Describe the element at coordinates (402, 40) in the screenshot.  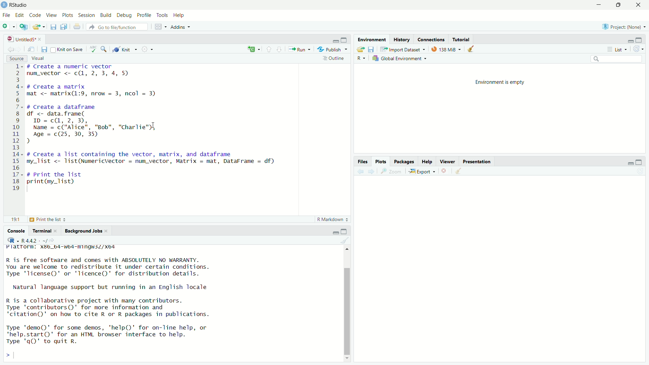
I see `{istory` at that location.